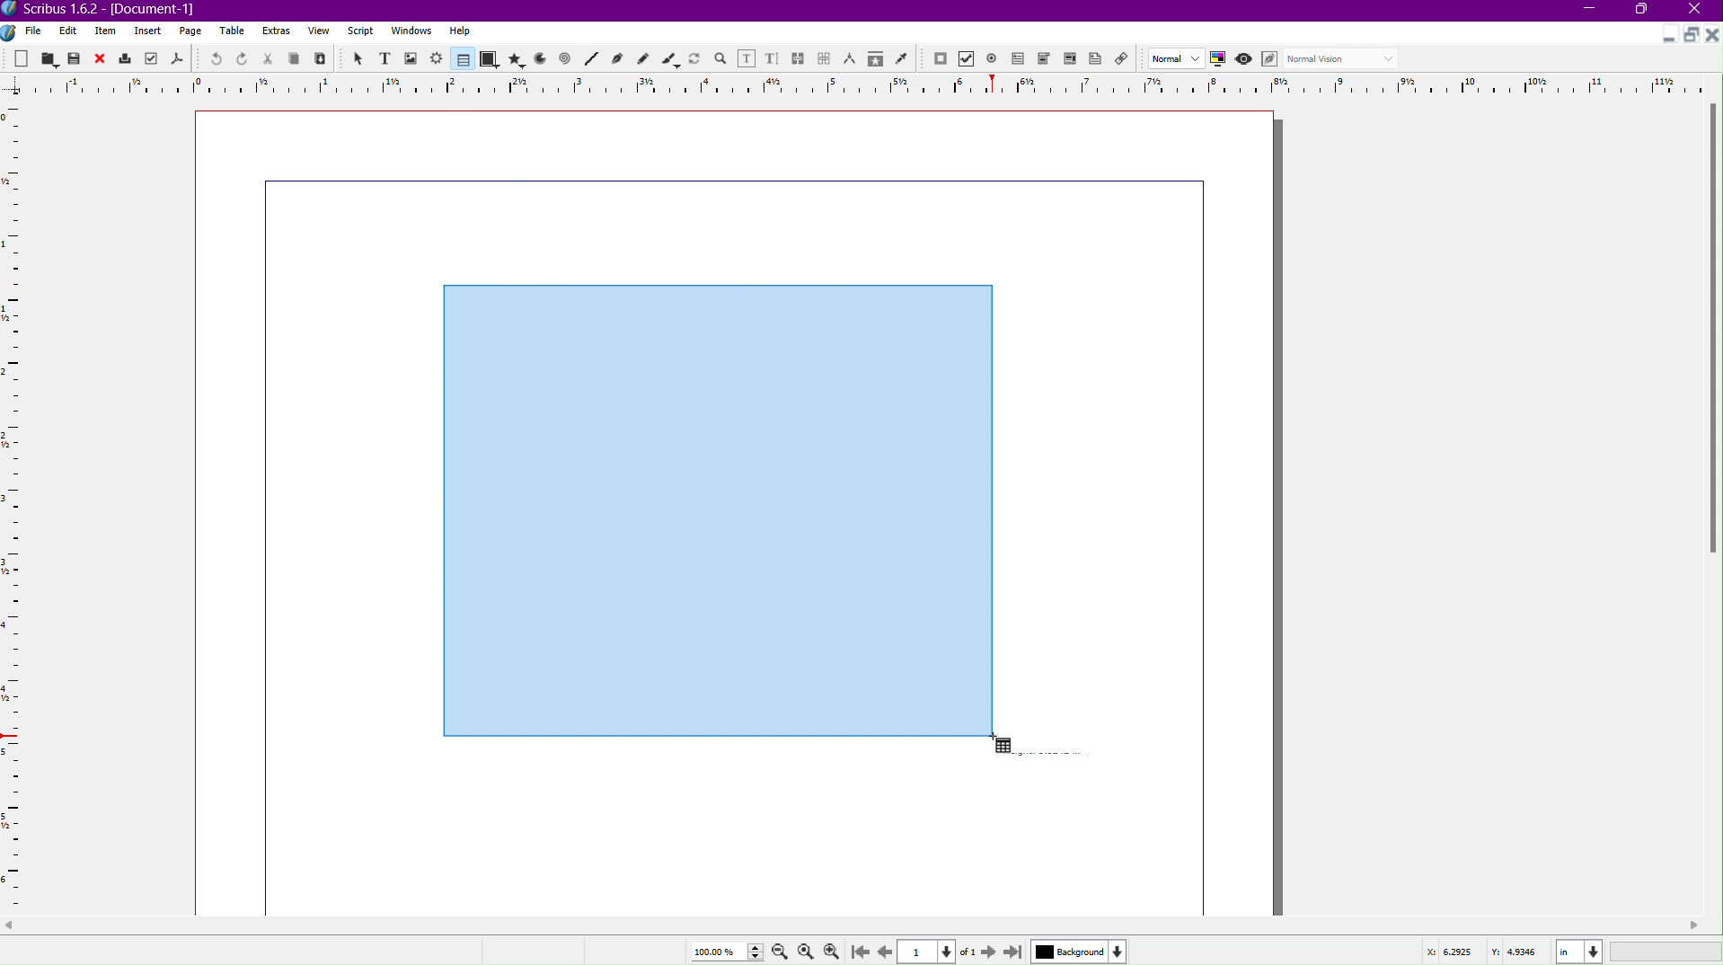 The image size is (1723, 965). I want to click on Table, so click(234, 32).